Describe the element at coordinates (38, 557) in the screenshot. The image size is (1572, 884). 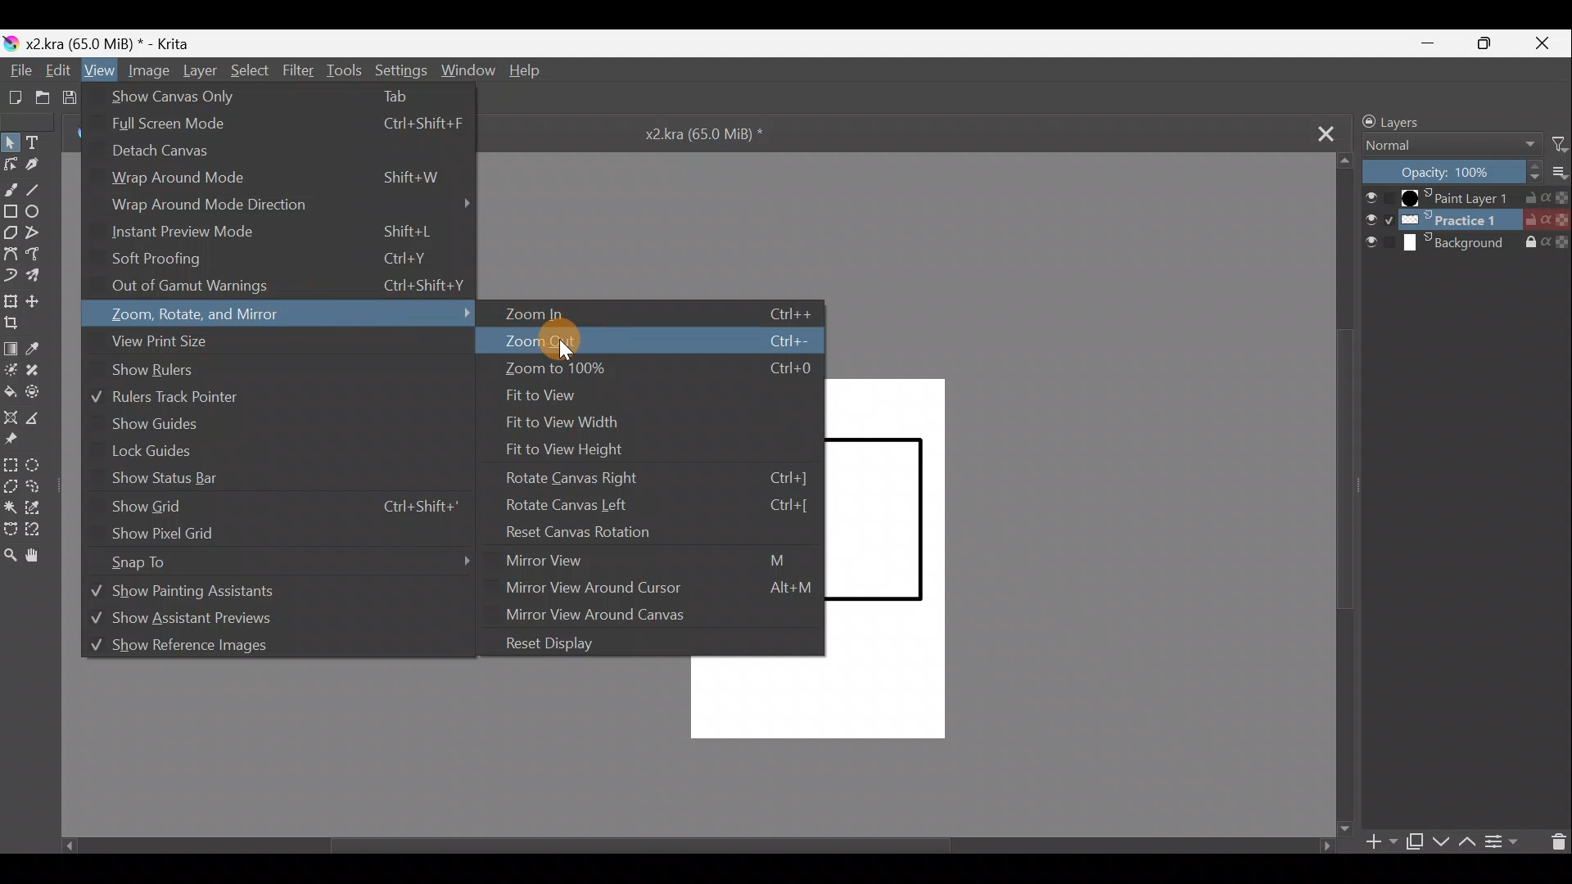
I see `Pan tool` at that location.